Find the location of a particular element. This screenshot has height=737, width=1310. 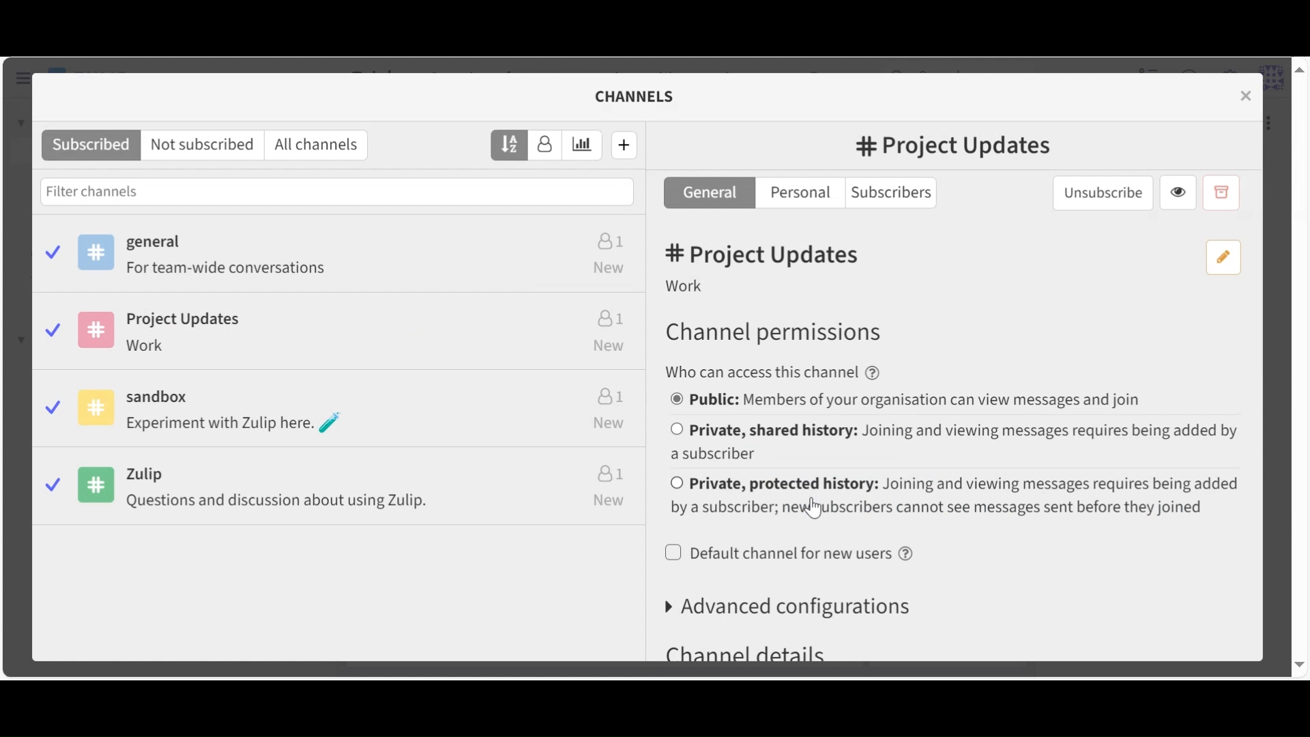

General is located at coordinates (717, 193).